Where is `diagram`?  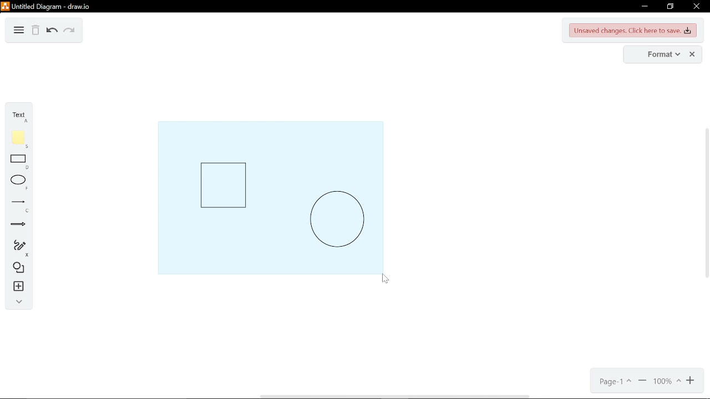 diagram is located at coordinates (19, 31).